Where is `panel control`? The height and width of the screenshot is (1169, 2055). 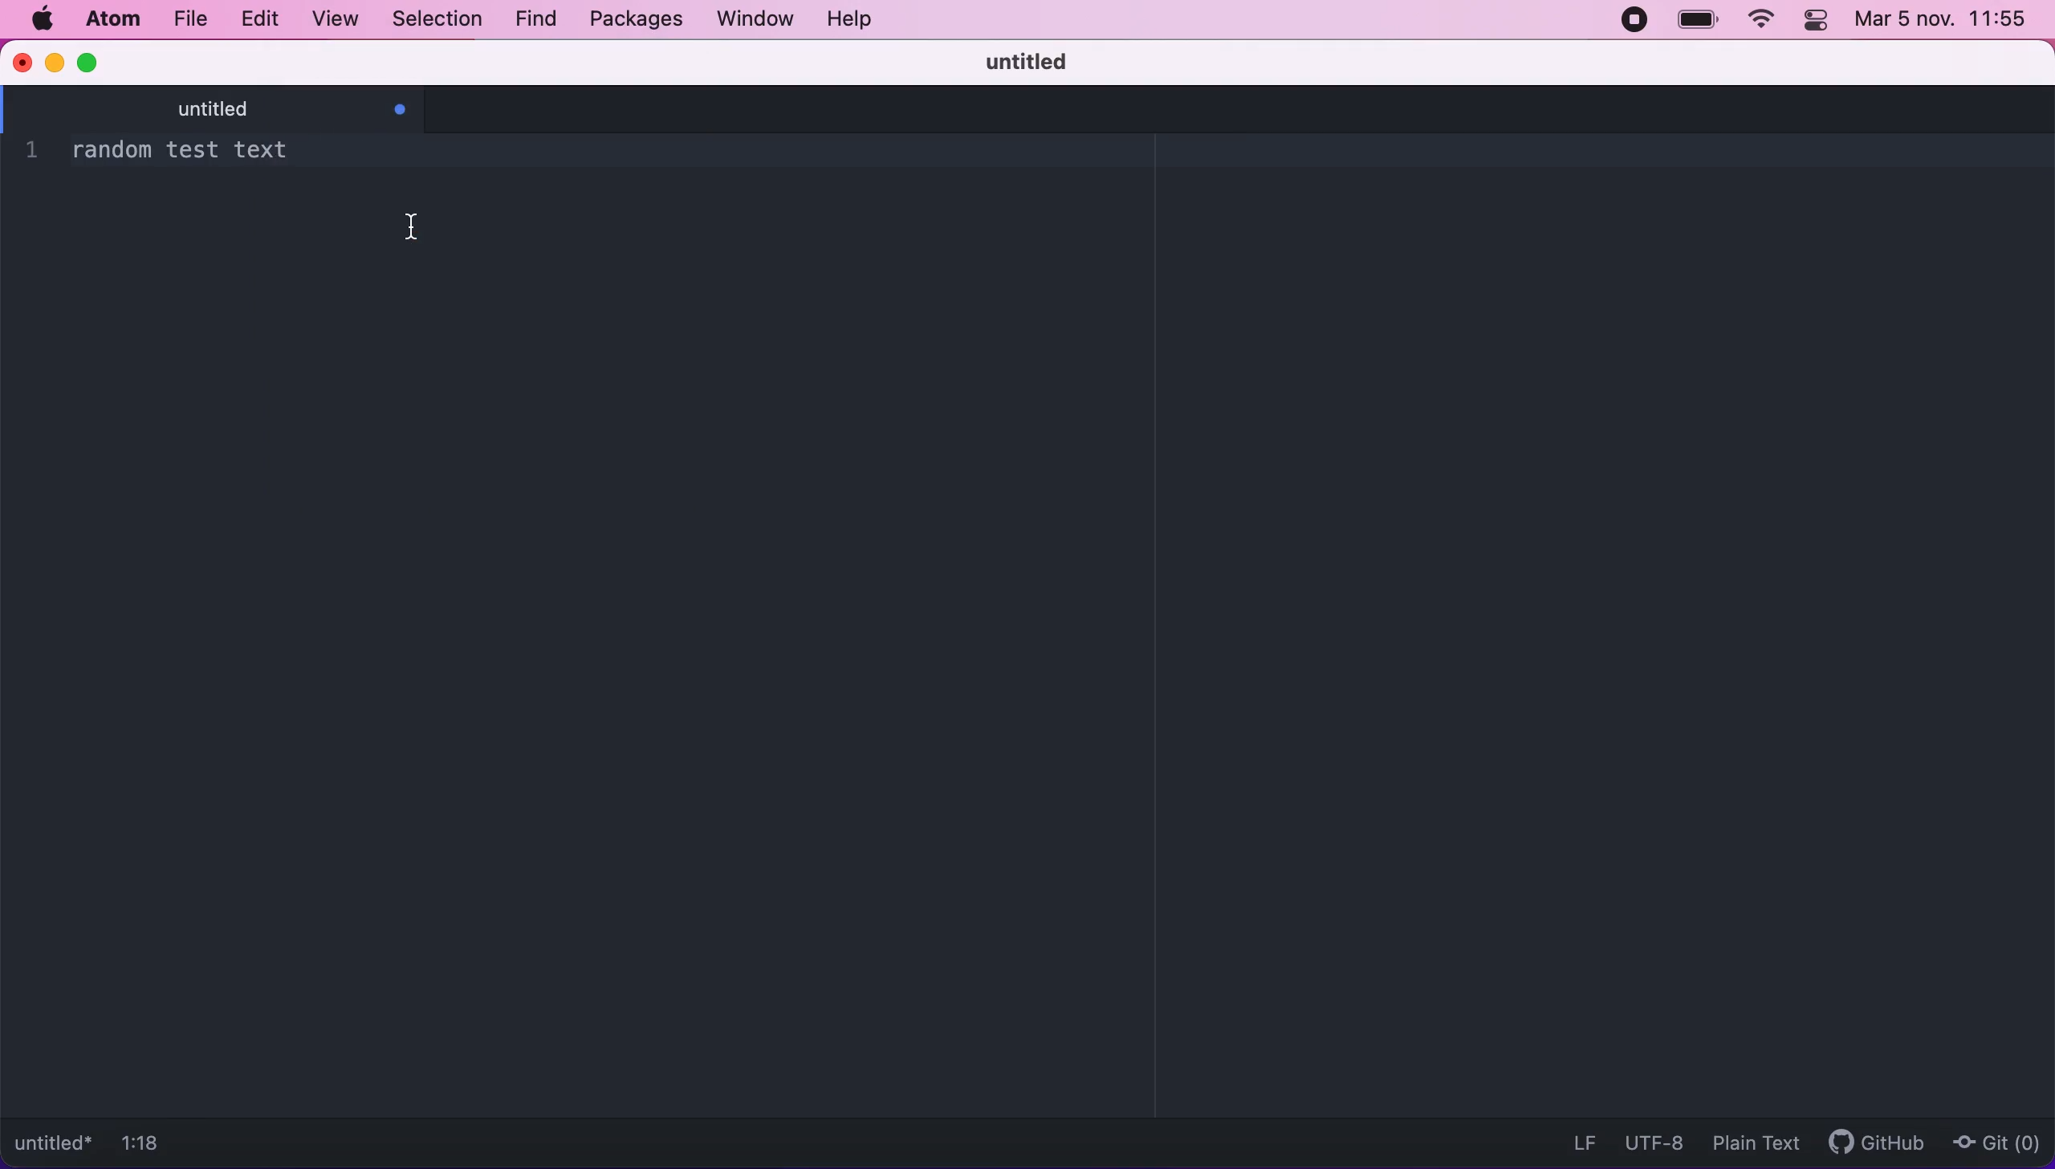
panel control is located at coordinates (1815, 22).